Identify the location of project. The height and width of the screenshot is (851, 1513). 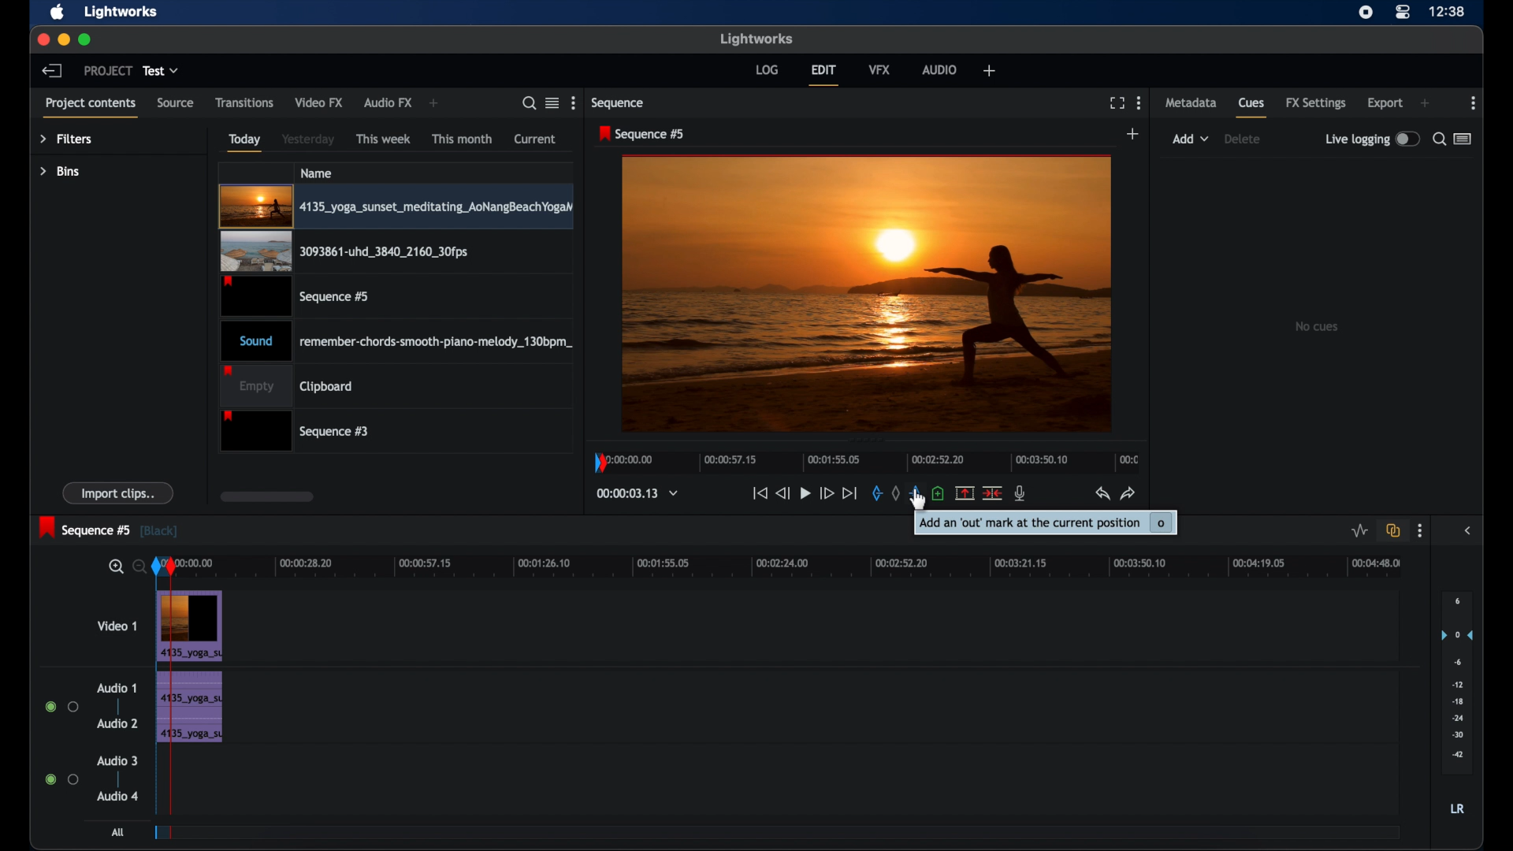
(106, 70).